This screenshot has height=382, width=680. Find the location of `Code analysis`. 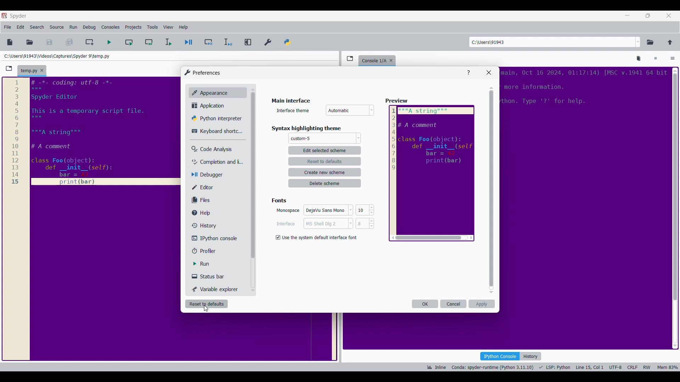

Code analysis is located at coordinates (217, 149).